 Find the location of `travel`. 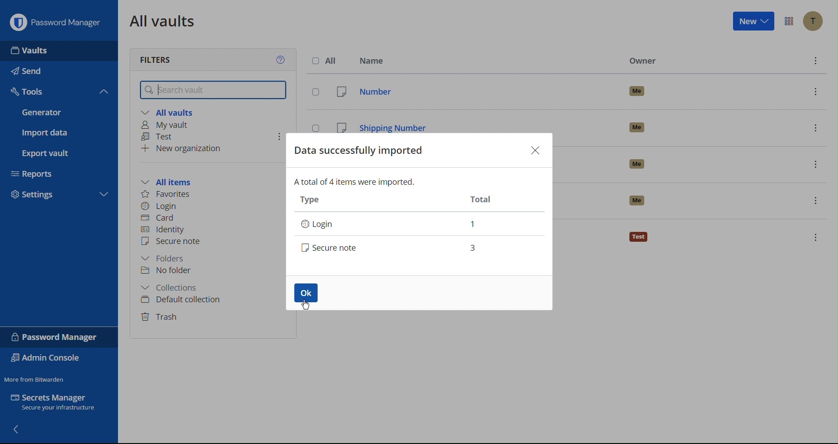

travel is located at coordinates (584, 236).